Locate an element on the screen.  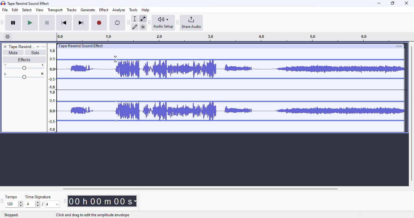
horizontal scroll bar is located at coordinates (200, 189).